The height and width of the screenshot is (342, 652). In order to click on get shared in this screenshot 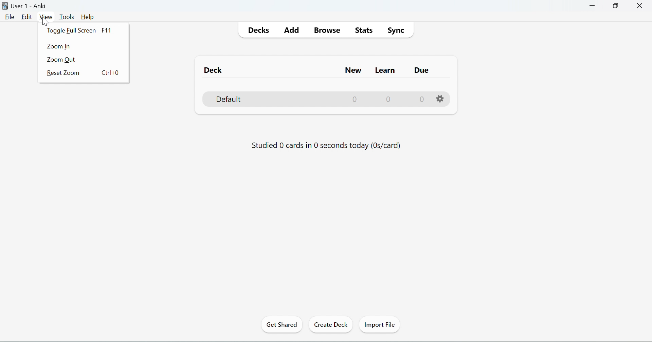, I will do `click(282, 325)`.